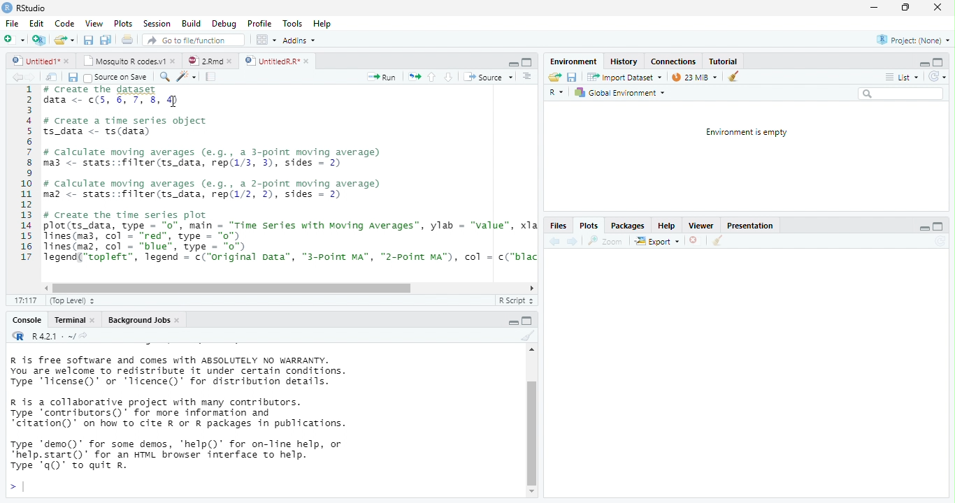 Image resolution: width=955 pixels, height=503 pixels. What do you see at coordinates (44, 288) in the screenshot?
I see `scrollbar left` at bounding box center [44, 288].